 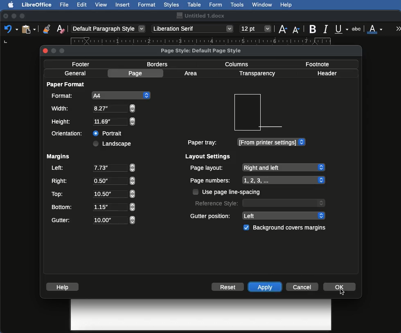 I want to click on Ruler, so click(x=208, y=41).